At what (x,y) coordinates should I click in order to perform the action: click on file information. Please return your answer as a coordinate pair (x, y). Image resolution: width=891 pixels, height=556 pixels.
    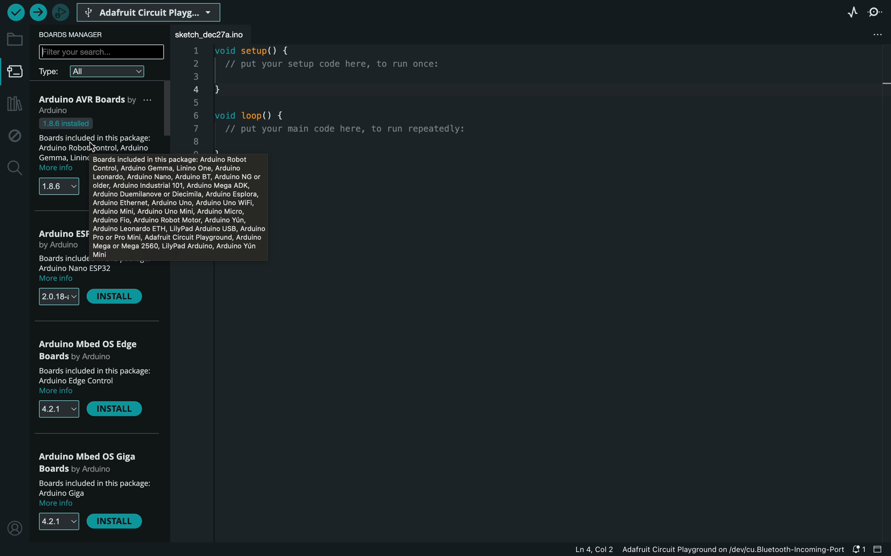
    Looking at the image, I should click on (679, 551).